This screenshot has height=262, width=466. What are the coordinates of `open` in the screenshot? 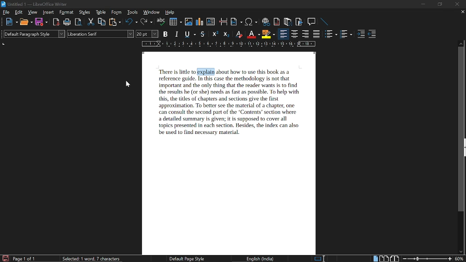 It's located at (26, 22).